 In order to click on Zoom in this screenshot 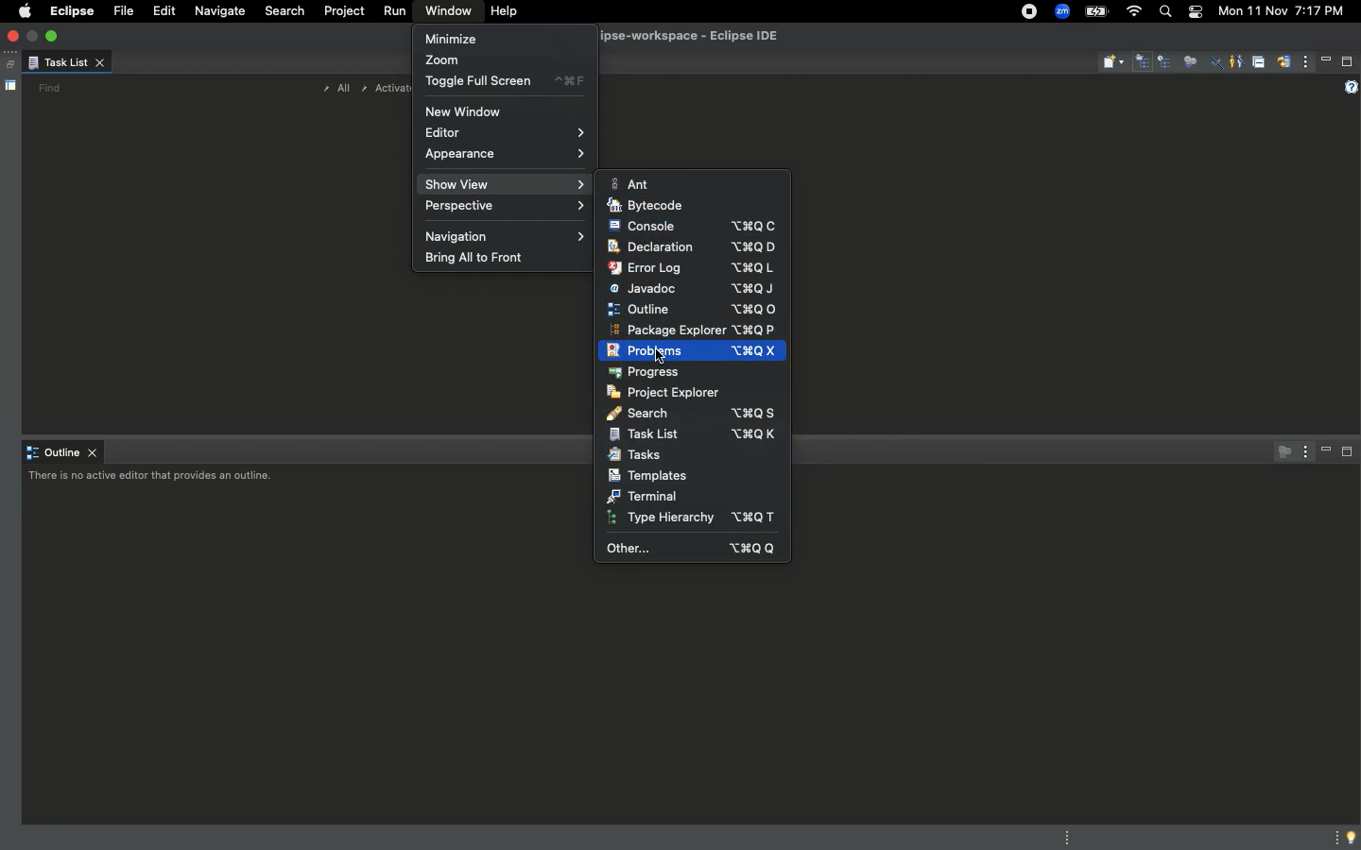, I will do `click(451, 59)`.